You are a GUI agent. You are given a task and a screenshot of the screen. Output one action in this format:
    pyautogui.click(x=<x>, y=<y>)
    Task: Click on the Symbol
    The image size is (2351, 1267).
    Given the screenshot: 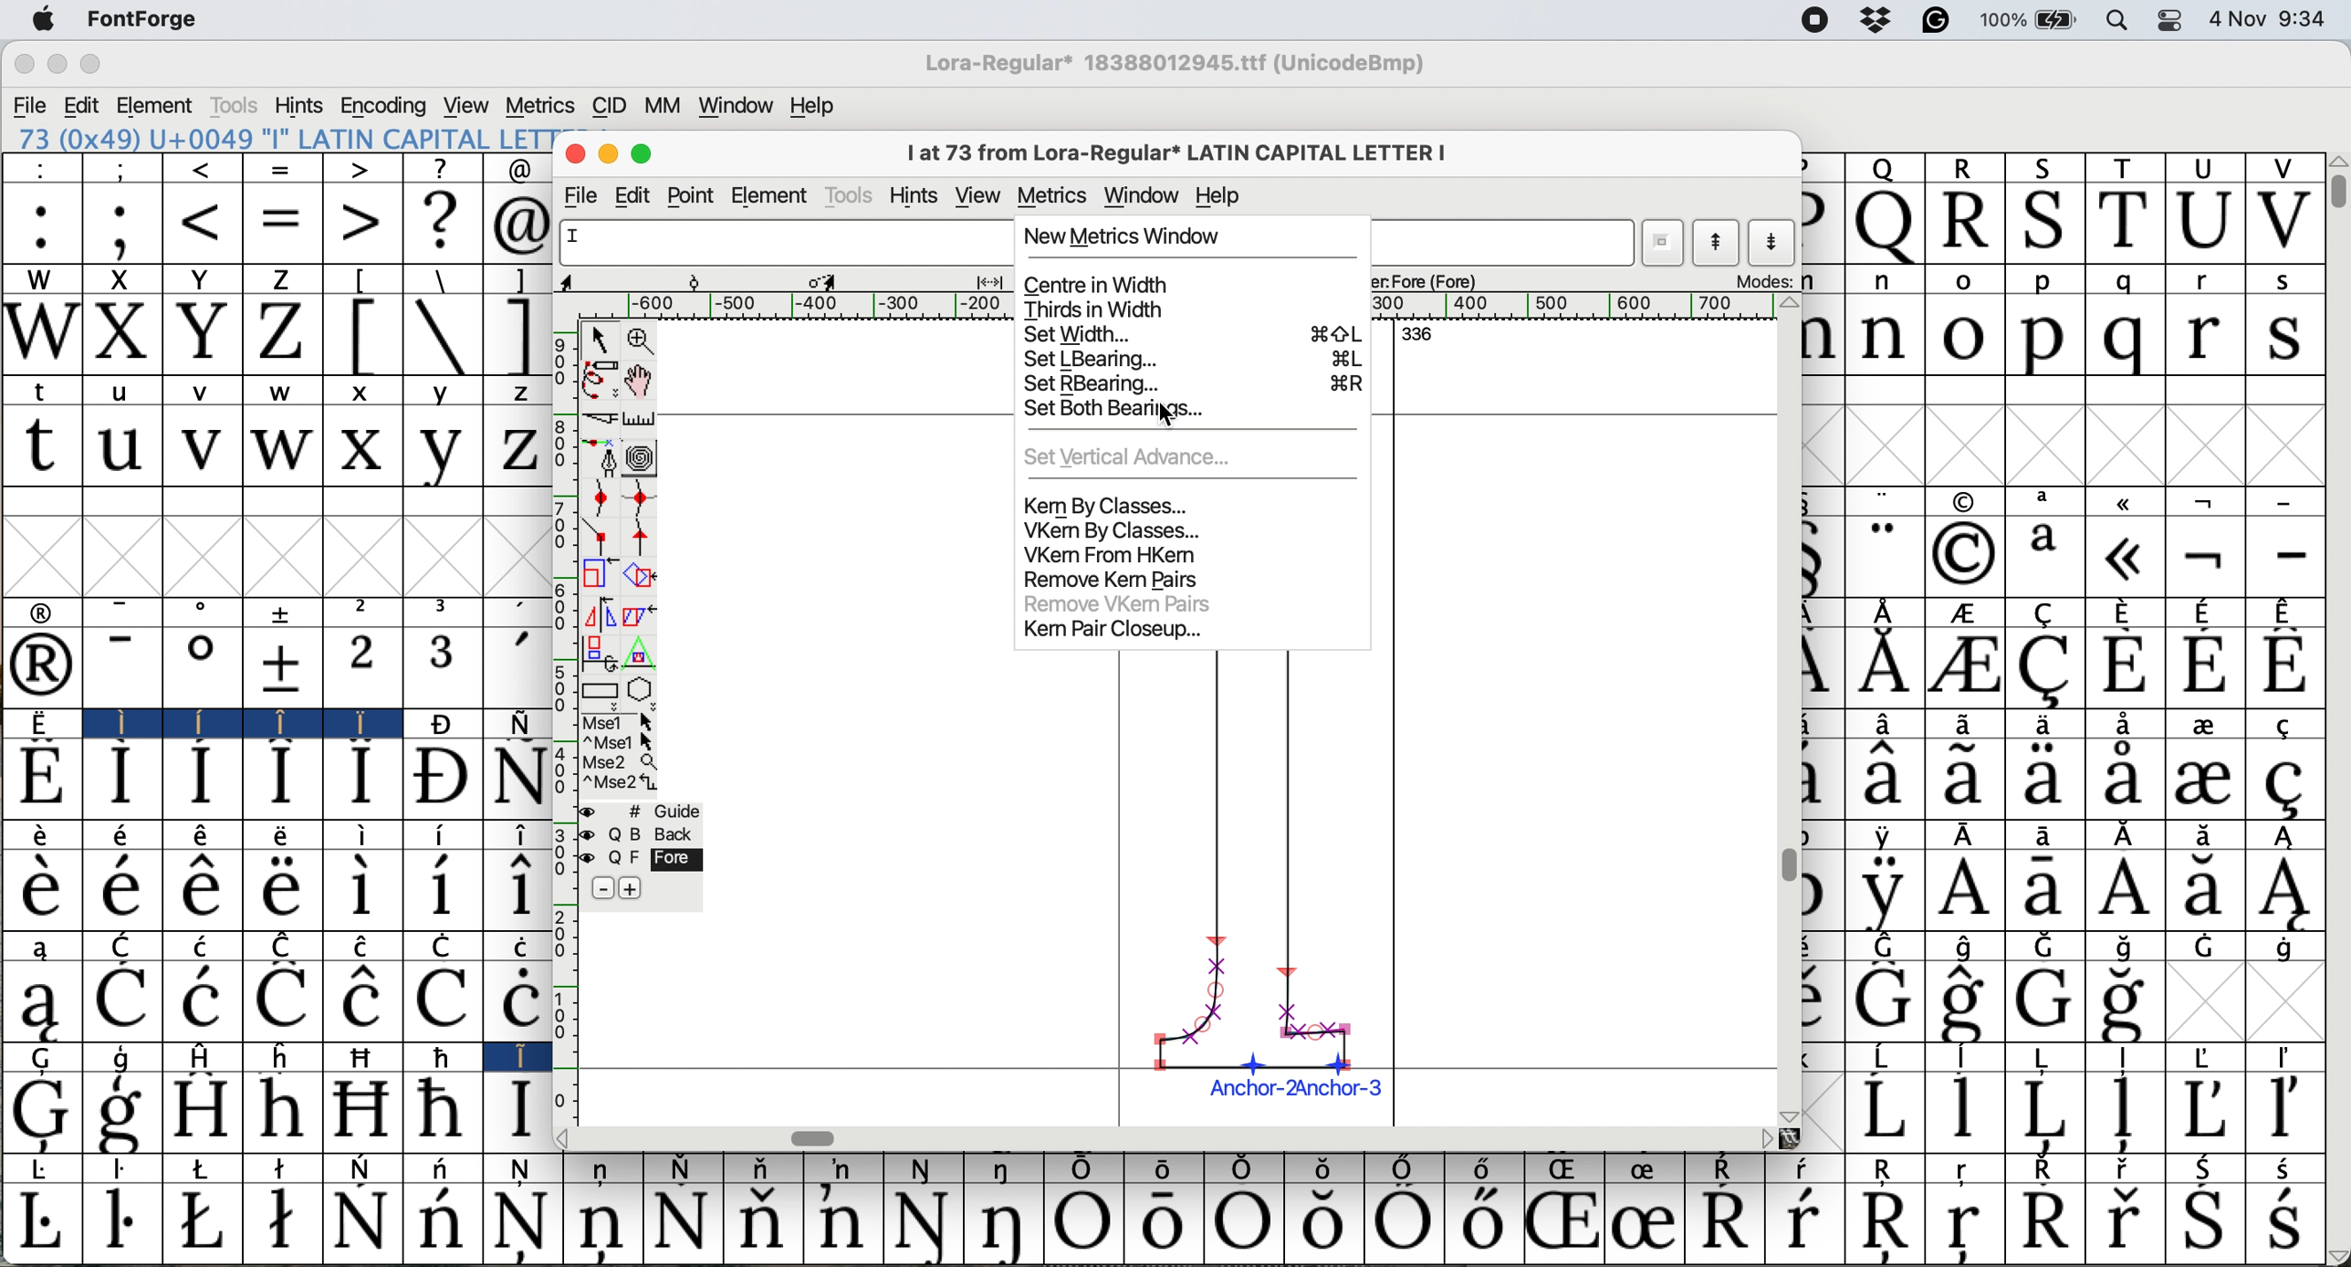 What is the action you would take?
    pyautogui.click(x=124, y=1113)
    